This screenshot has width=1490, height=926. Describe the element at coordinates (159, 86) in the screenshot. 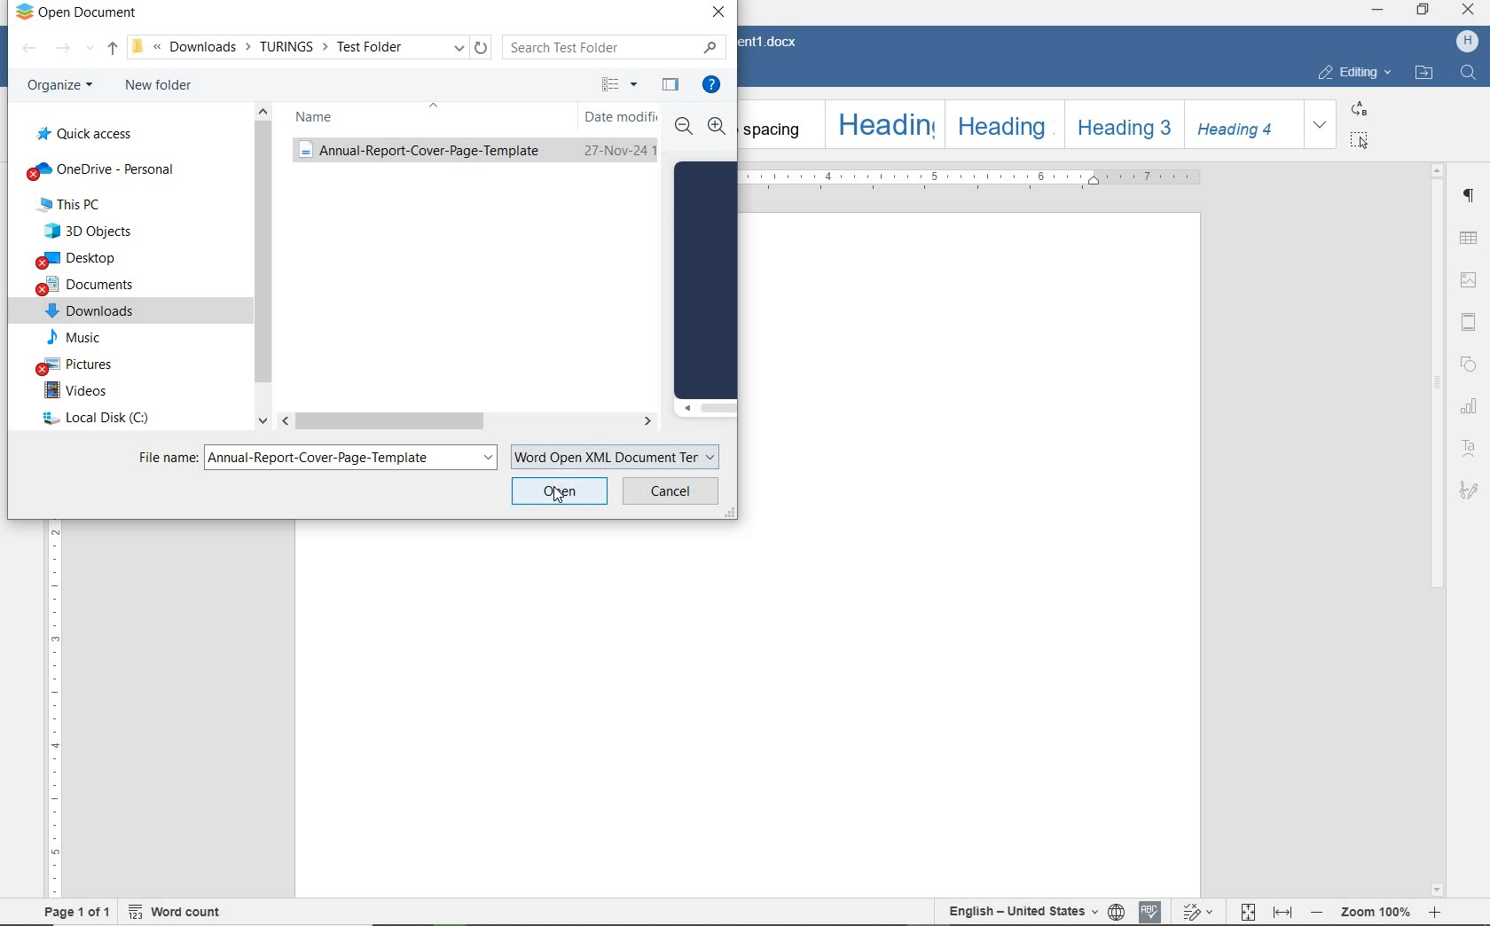

I see `new folder` at that location.